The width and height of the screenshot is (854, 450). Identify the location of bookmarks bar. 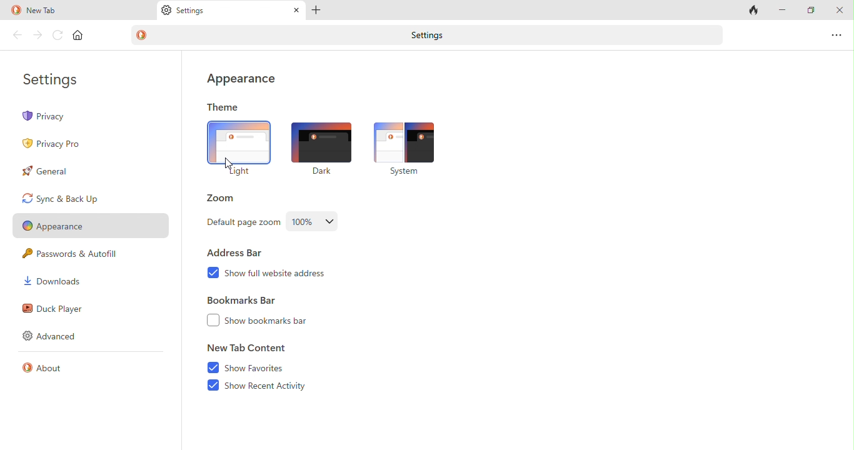
(243, 301).